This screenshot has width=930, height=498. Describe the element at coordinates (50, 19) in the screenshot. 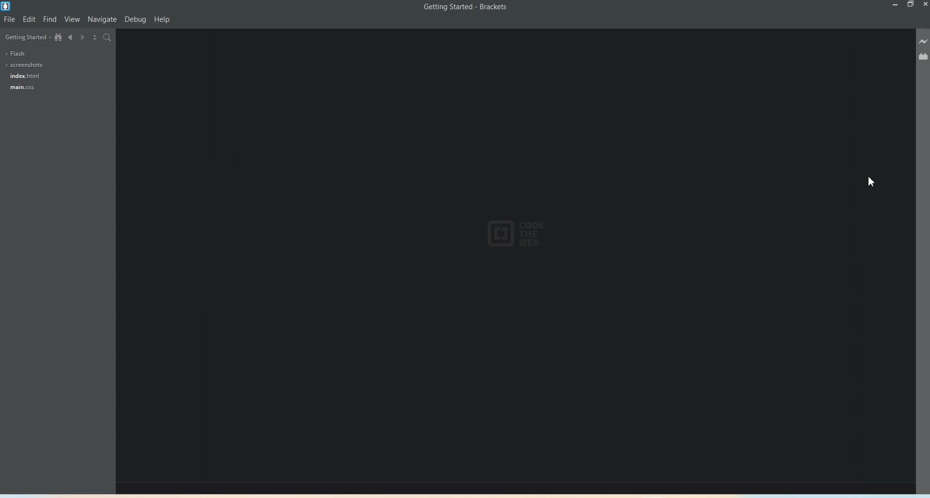

I see `Find` at that location.